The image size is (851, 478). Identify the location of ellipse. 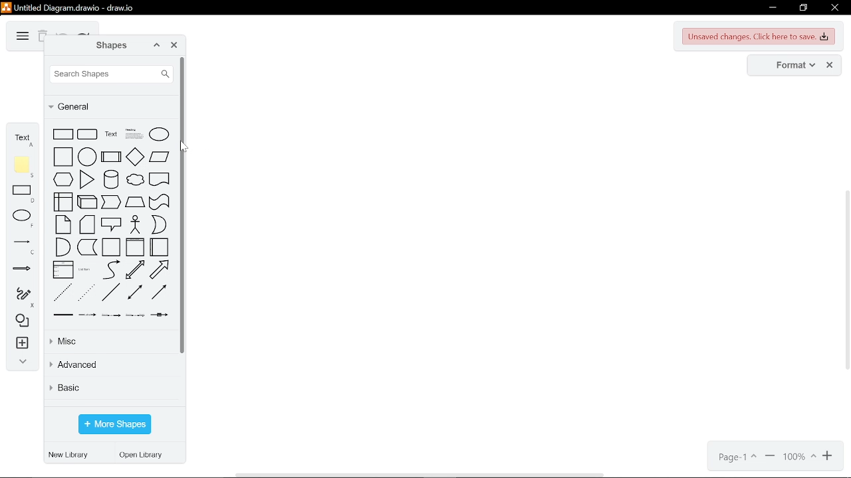
(24, 218).